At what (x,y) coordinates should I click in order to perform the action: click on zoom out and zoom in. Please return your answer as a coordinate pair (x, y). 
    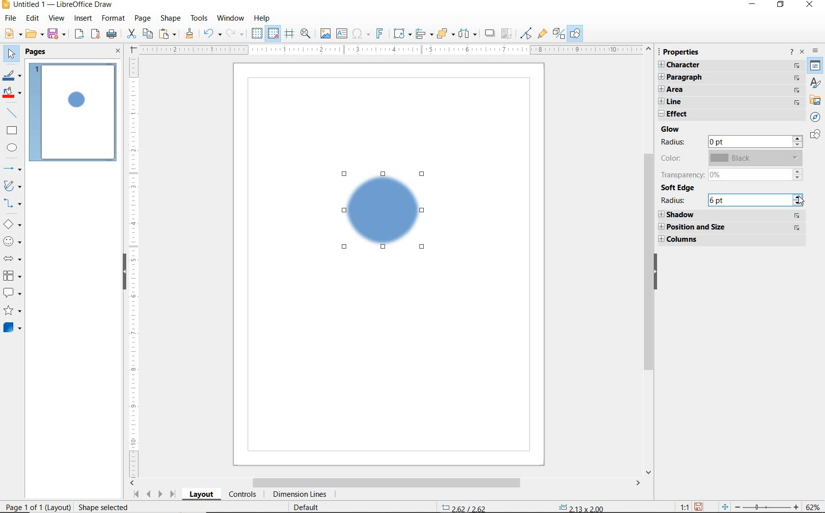
    Looking at the image, I should click on (760, 506).